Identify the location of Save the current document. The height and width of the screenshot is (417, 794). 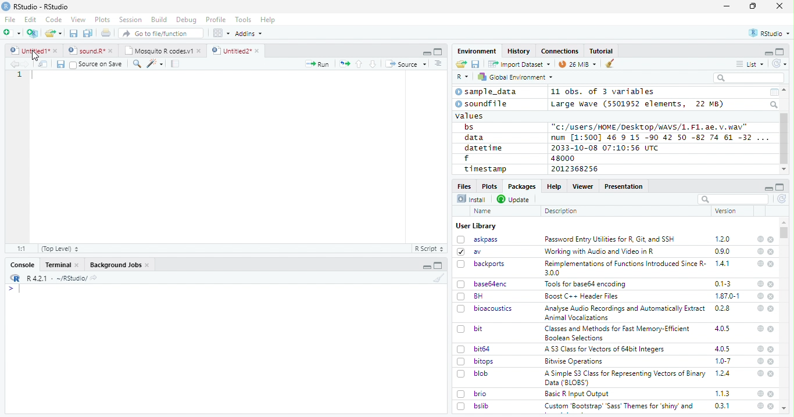
(74, 34).